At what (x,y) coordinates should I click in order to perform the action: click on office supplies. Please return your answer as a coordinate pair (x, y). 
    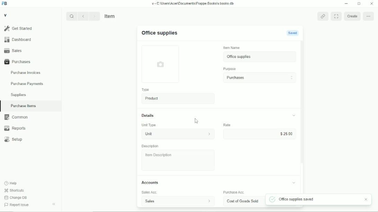
    Looking at the image, I should click on (260, 57).